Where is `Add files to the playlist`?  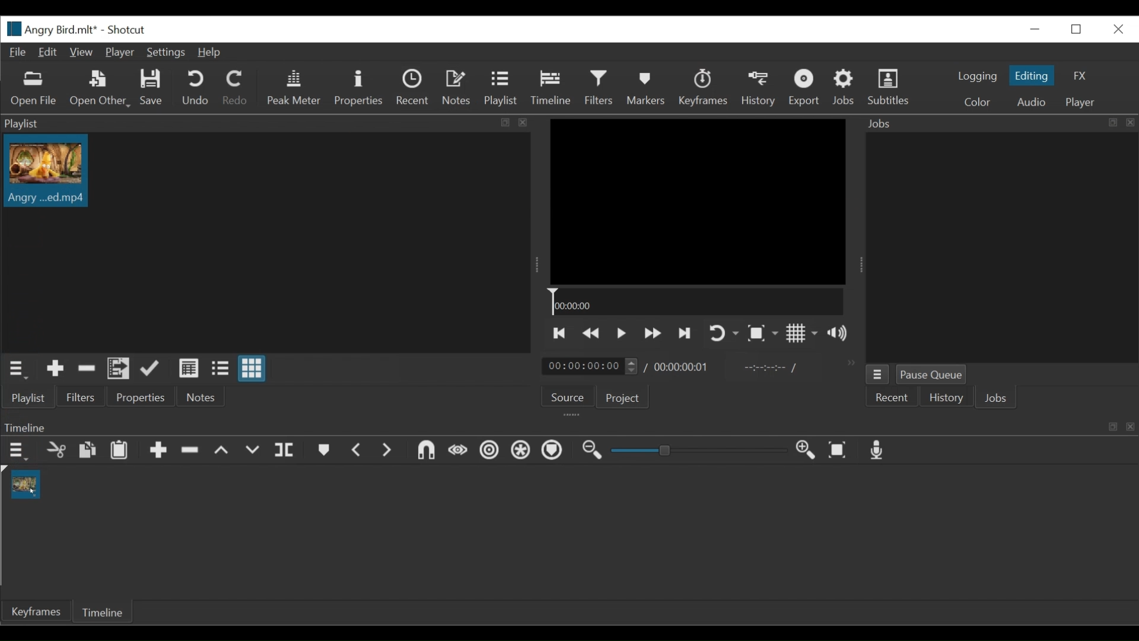
Add files to the playlist is located at coordinates (119, 369).